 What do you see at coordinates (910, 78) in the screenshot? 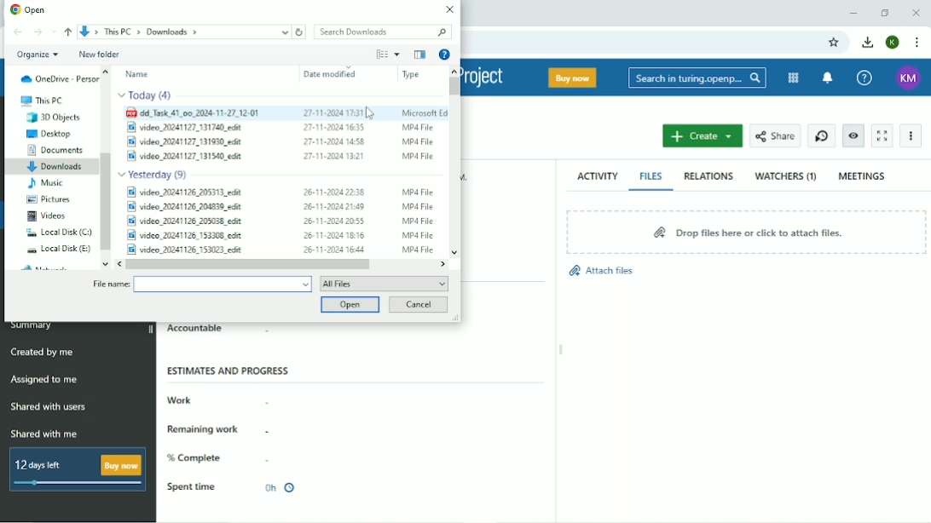
I see `KM` at bounding box center [910, 78].